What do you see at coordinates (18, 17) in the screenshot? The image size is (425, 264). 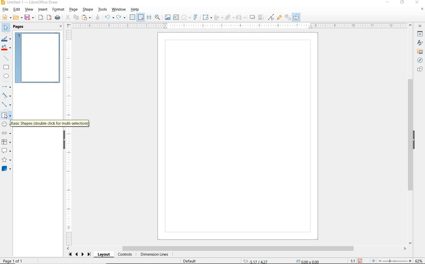 I see `OPEN` at bounding box center [18, 17].